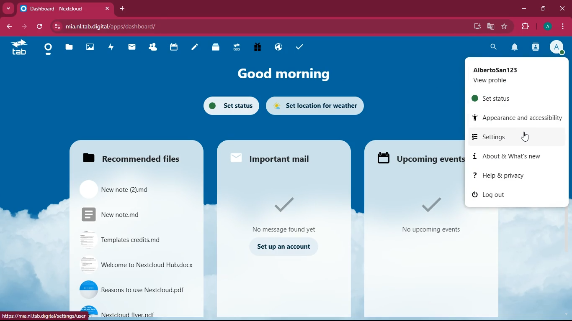 The height and width of the screenshot is (321, 572). I want to click on options, so click(564, 27).